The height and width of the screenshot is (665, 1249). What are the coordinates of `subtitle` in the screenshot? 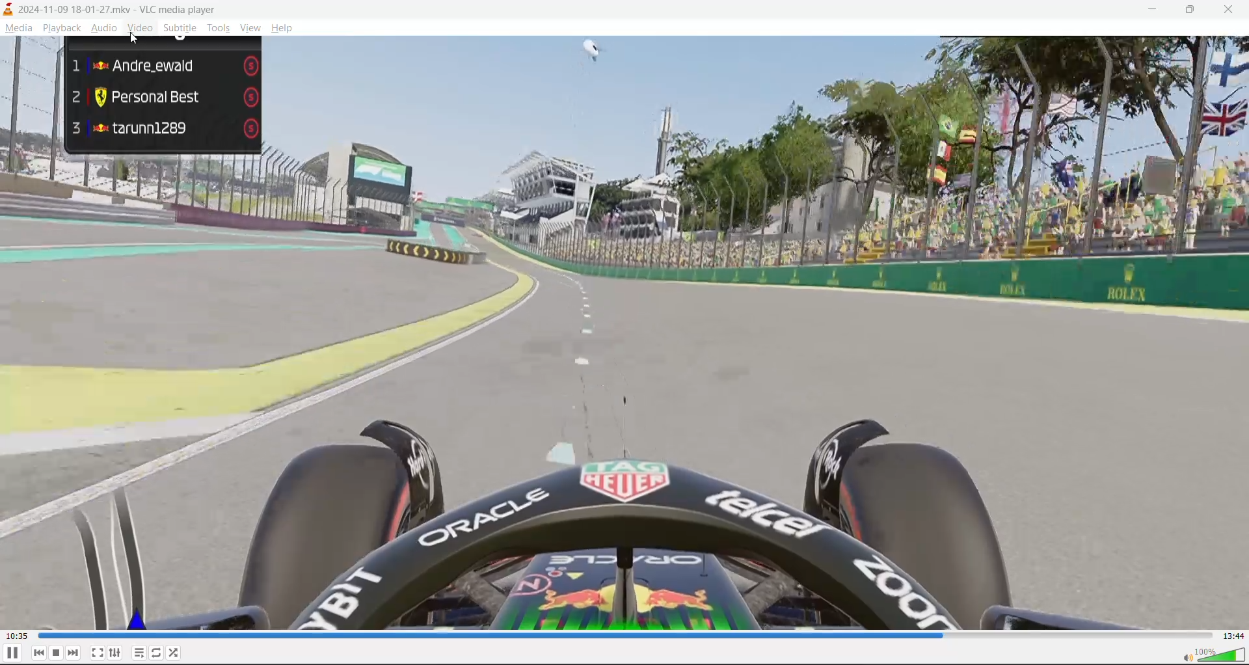 It's located at (180, 28).